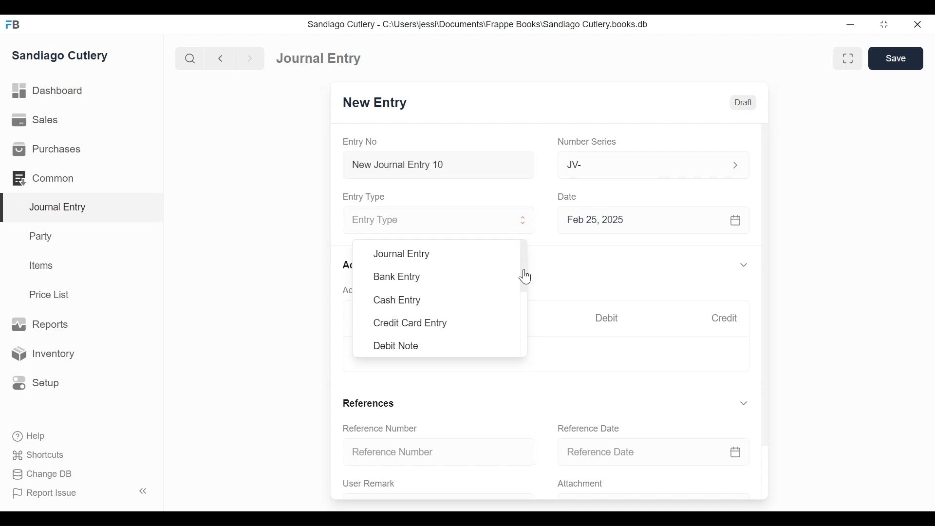 The image size is (935, 526). I want to click on Draft, so click(744, 103).